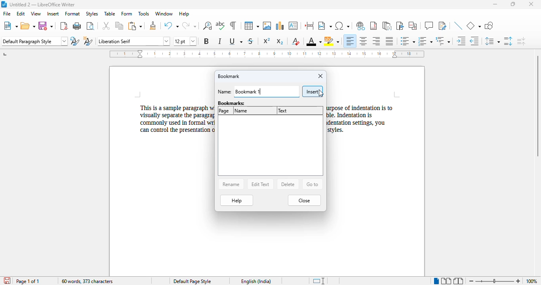 The image size is (541, 285). Describe the element at coordinates (521, 41) in the screenshot. I see `decrease paragraph spacing` at that location.